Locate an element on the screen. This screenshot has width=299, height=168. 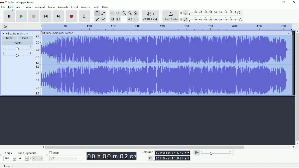
/ is located at coordinates (31, 159).